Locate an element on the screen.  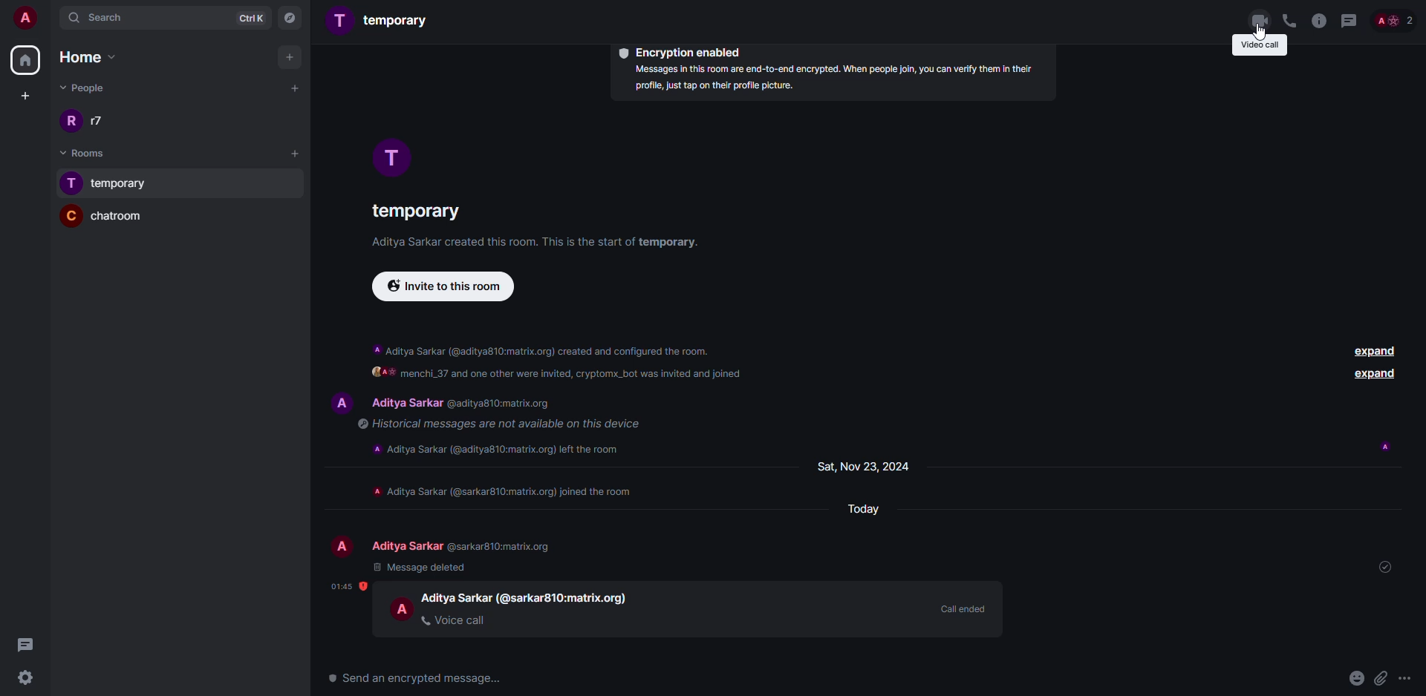
people is located at coordinates (405, 403).